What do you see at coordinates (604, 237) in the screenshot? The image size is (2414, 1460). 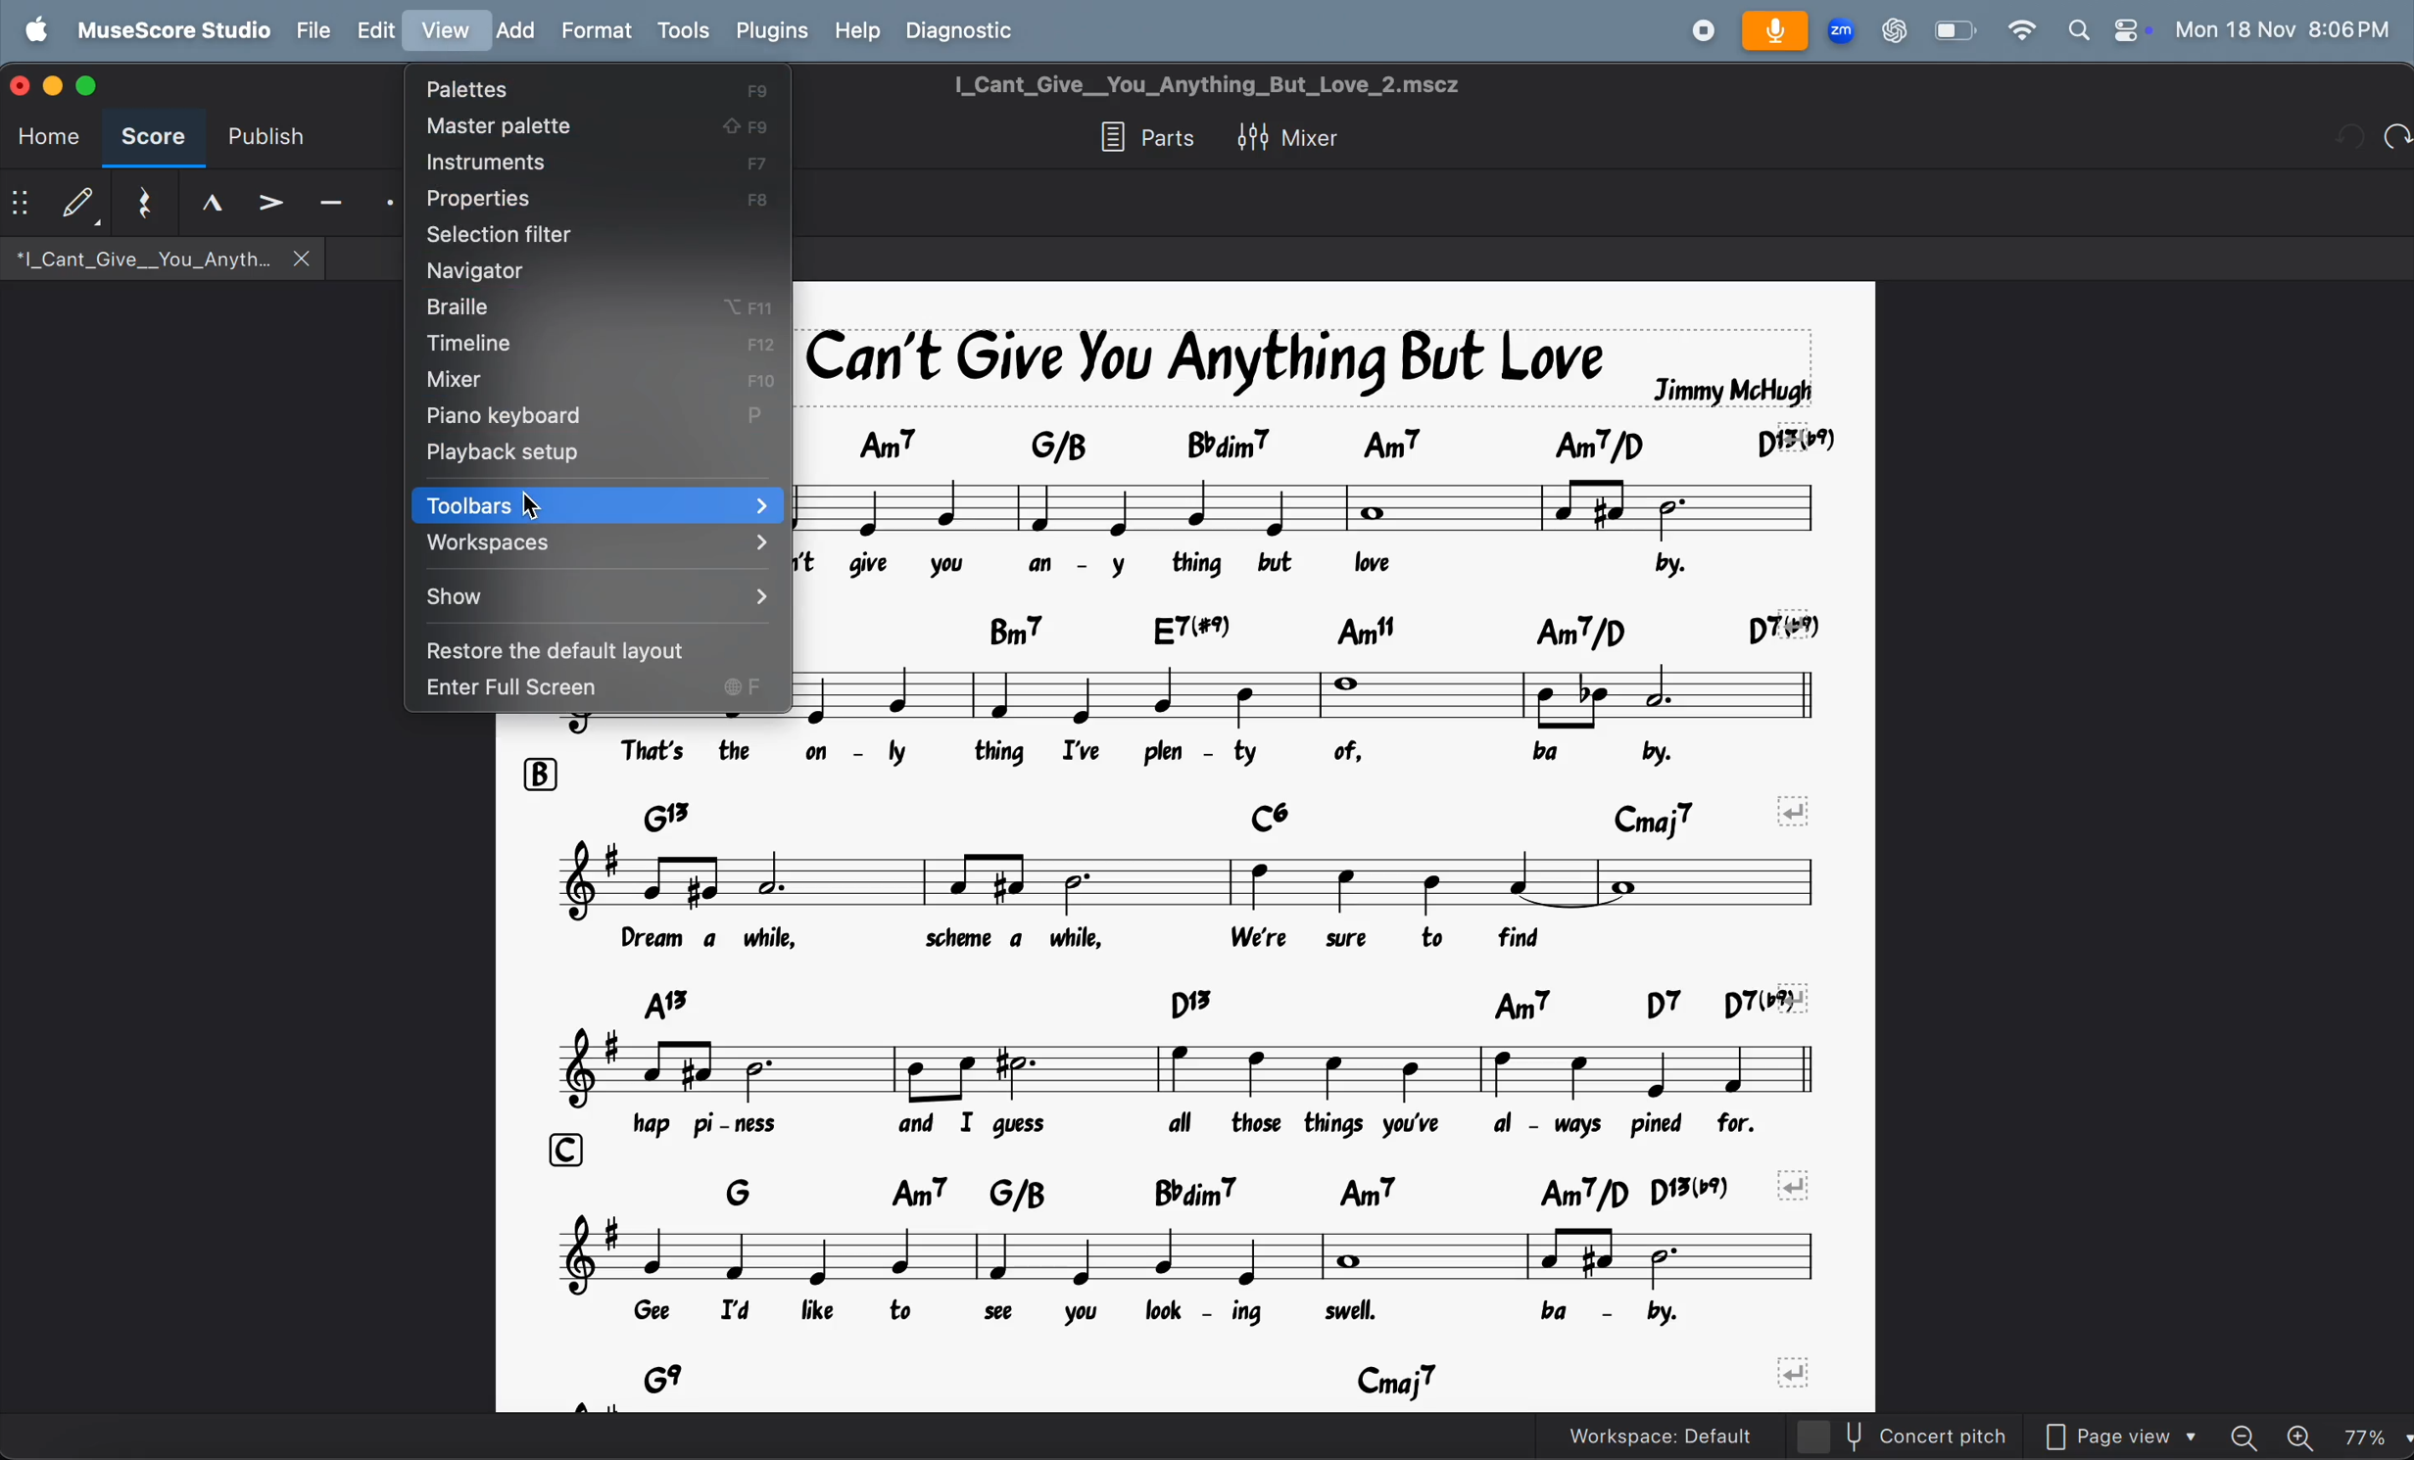 I see `selection filter` at bounding box center [604, 237].